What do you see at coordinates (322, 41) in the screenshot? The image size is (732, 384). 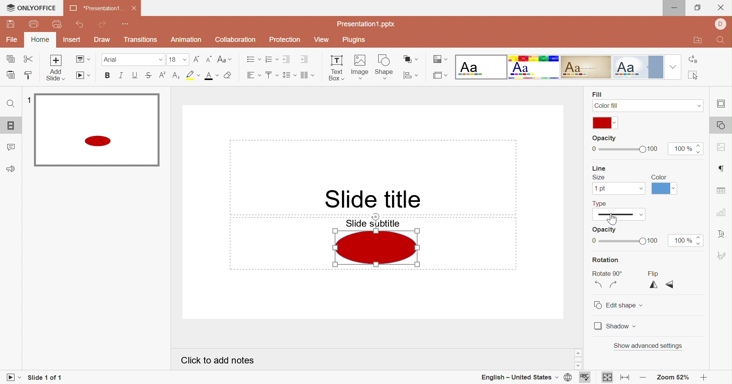 I see `View` at bounding box center [322, 41].